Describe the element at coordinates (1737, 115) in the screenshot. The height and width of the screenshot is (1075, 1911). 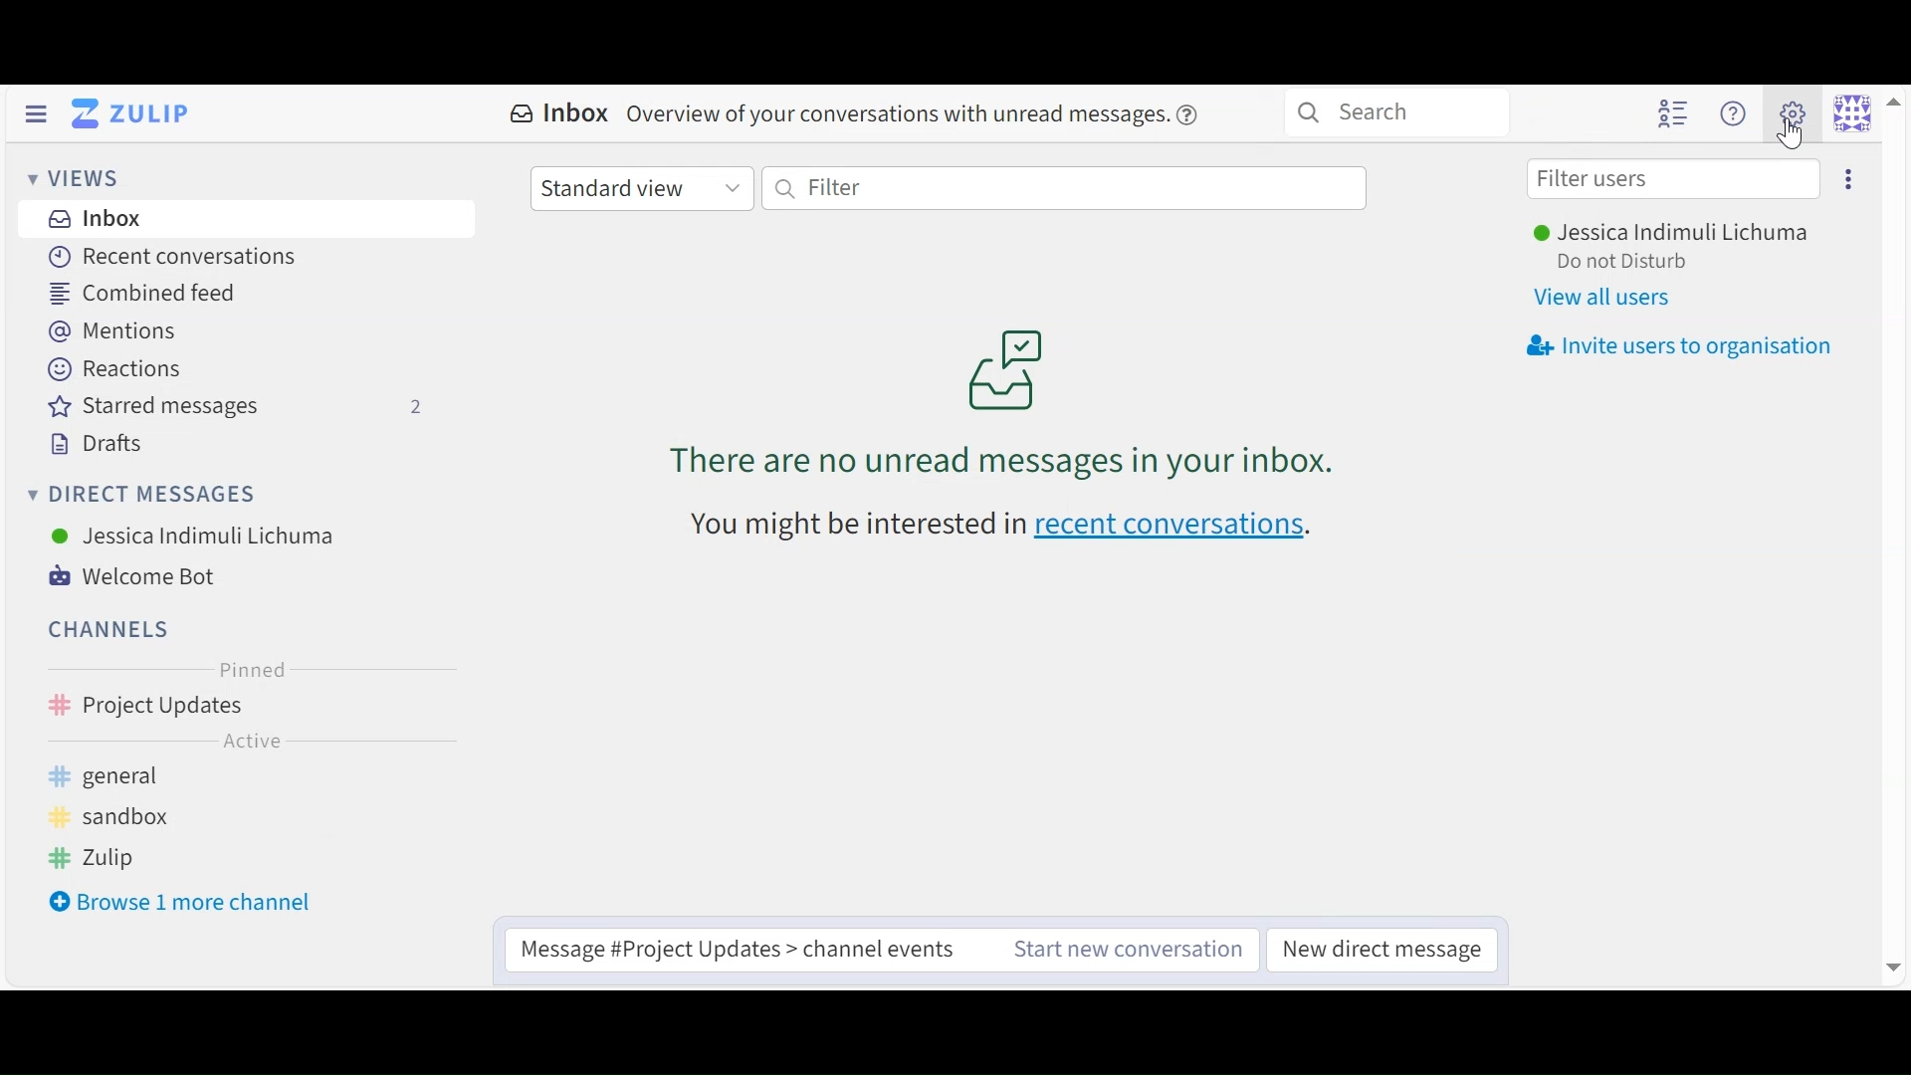
I see `Main menu` at that location.